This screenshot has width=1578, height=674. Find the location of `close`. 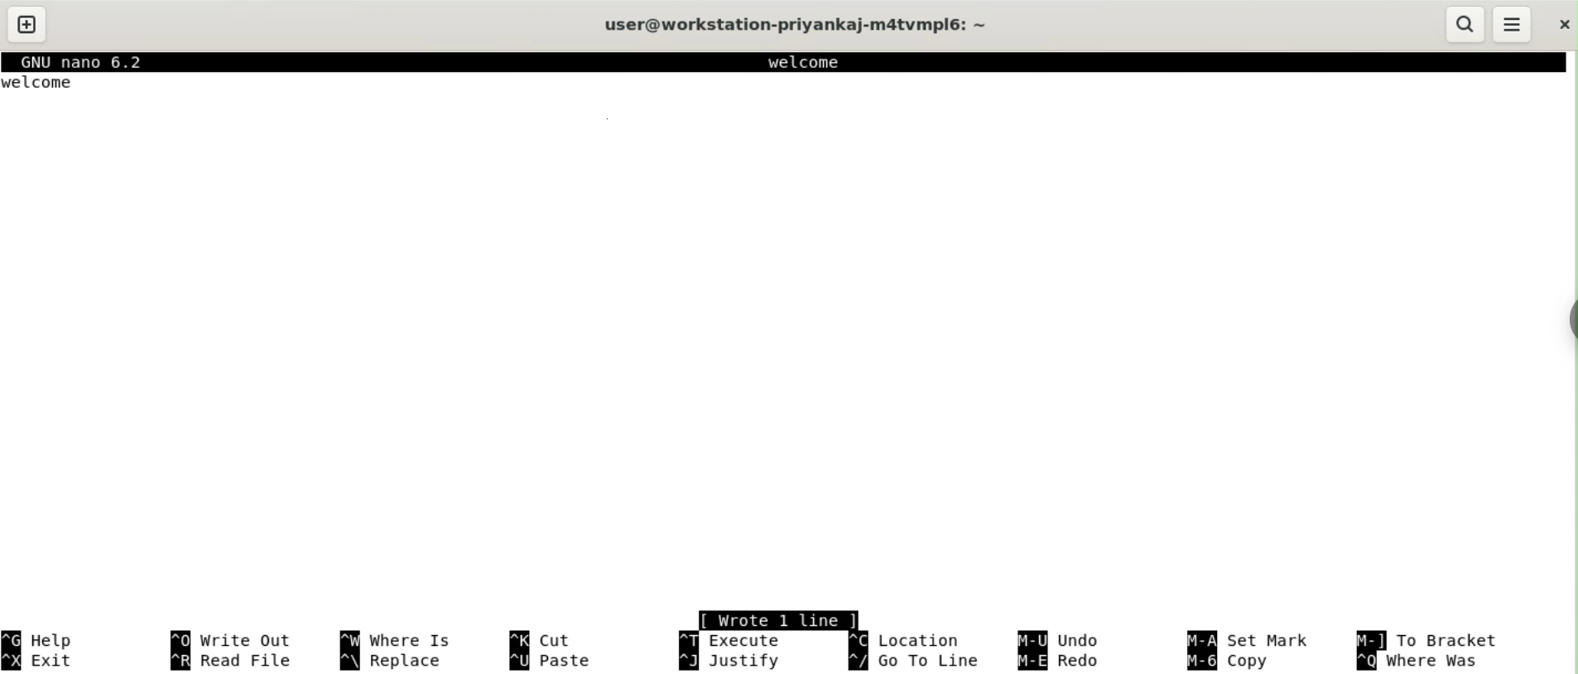

close is located at coordinates (1559, 25).